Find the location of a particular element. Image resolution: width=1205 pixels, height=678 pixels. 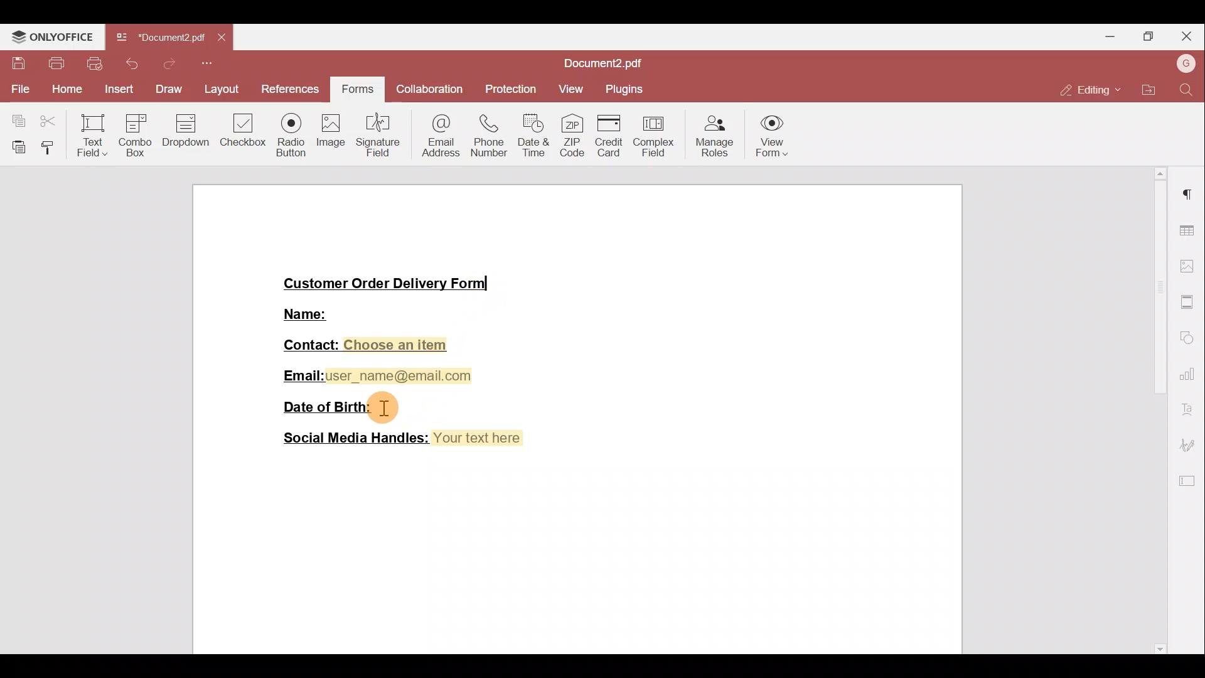

Signature settings is located at coordinates (1190, 445).